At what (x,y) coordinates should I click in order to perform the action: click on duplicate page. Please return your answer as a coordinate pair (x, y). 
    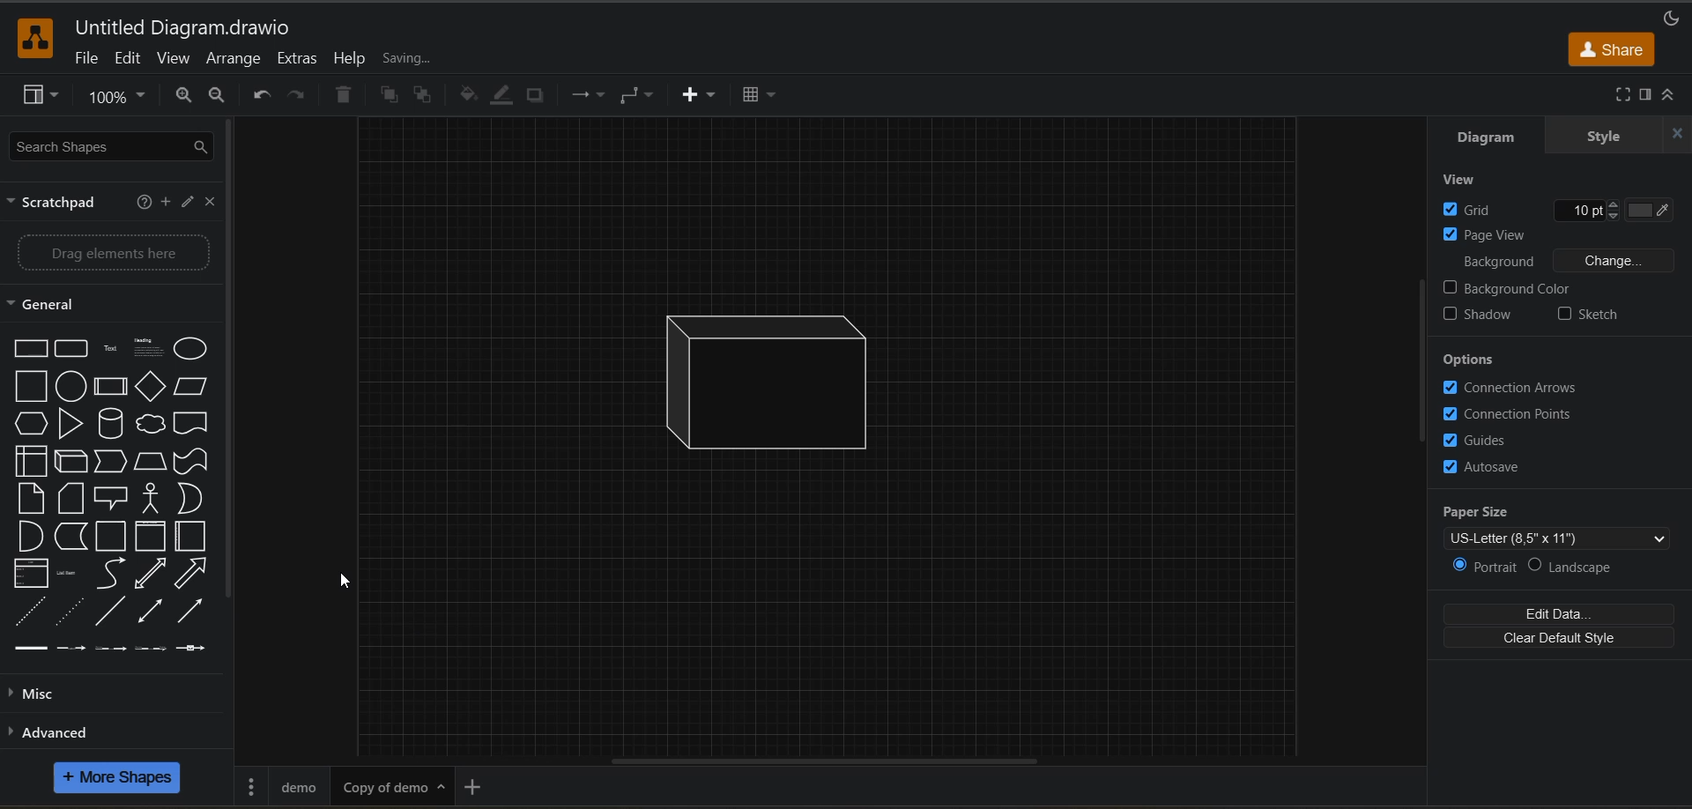
    Looking at the image, I should click on (391, 785).